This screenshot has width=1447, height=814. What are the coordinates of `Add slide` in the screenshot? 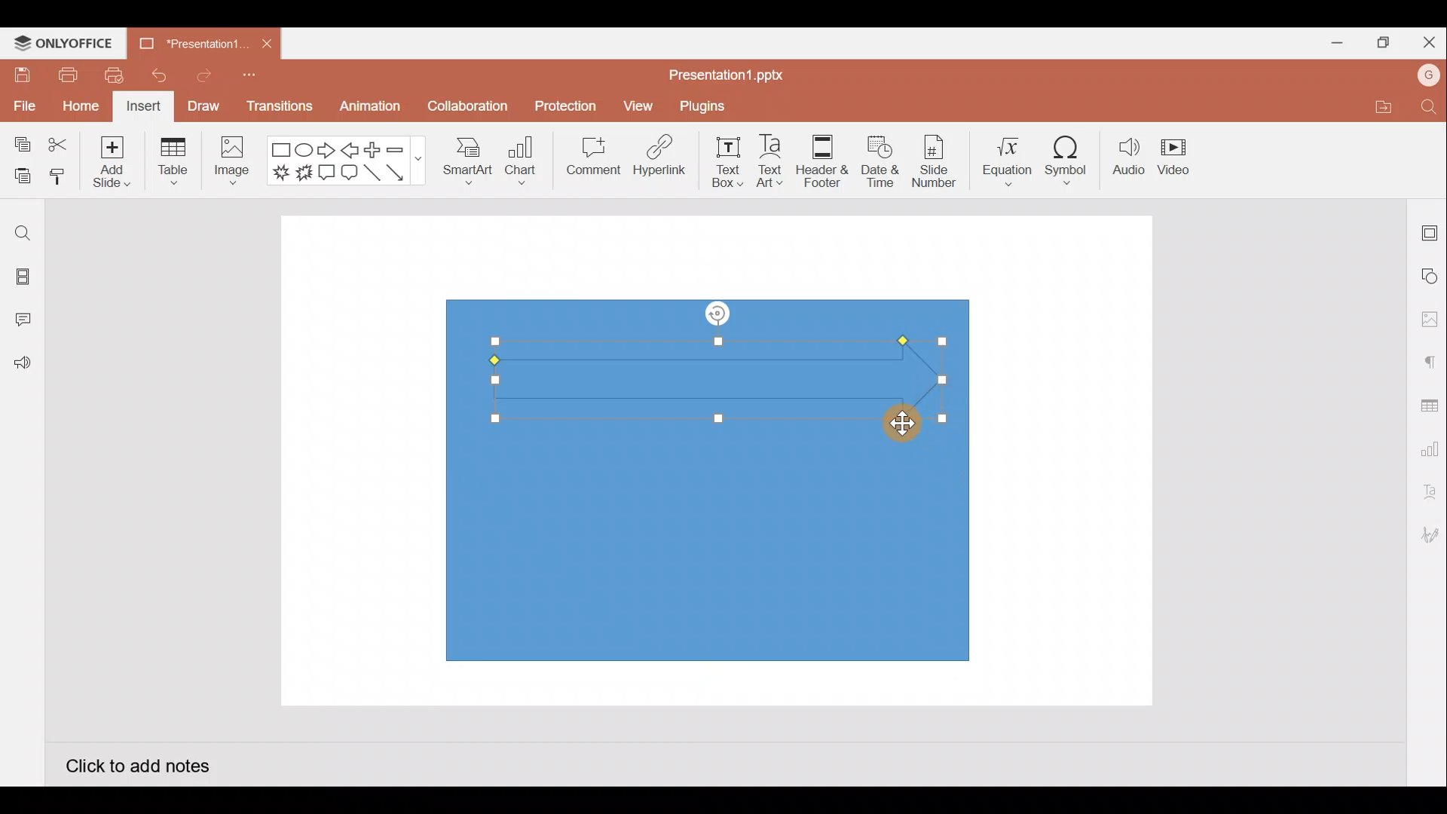 It's located at (109, 158).